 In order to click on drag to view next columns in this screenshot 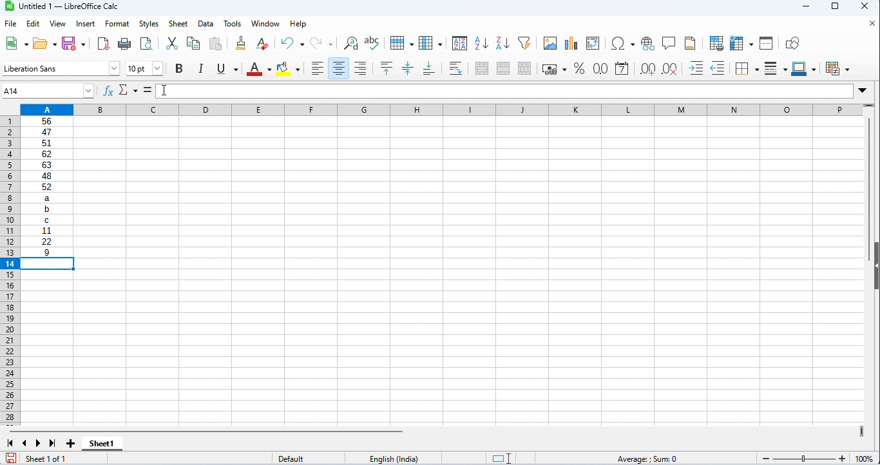, I will do `click(863, 432)`.